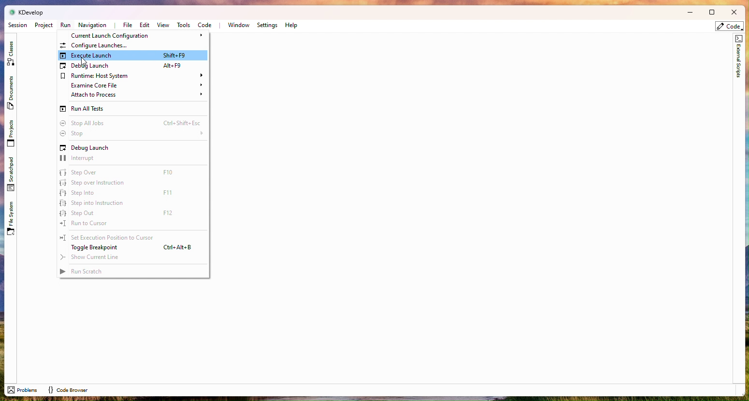  What do you see at coordinates (120, 192) in the screenshot?
I see `Step into` at bounding box center [120, 192].